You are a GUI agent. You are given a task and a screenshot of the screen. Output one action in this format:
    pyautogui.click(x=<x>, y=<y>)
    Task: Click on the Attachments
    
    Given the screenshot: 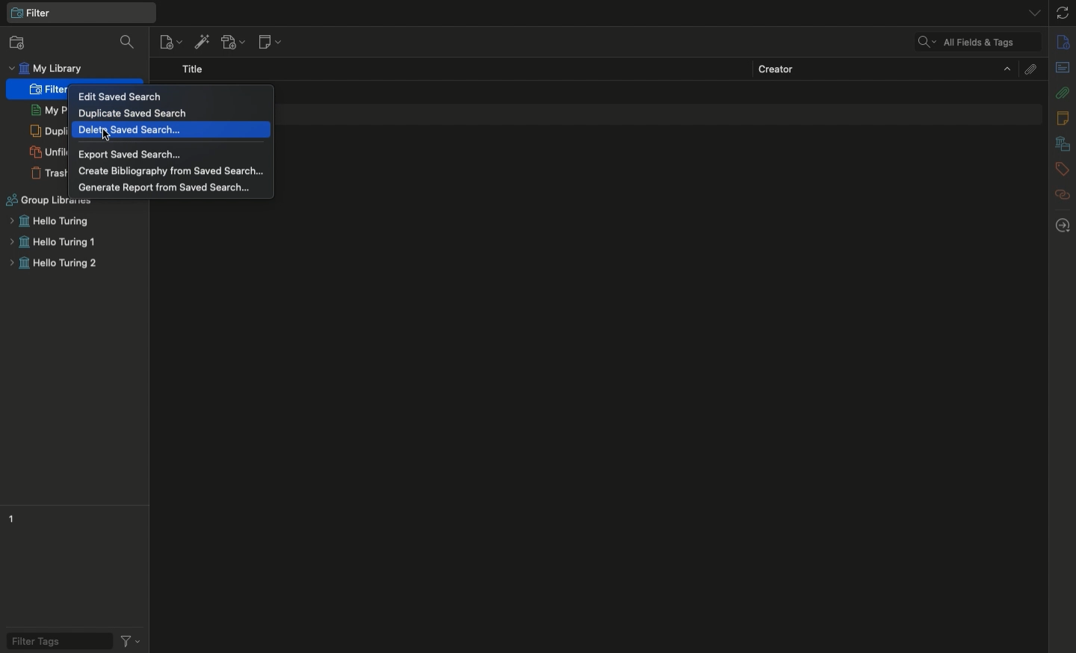 What is the action you would take?
    pyautogui.click(x=1063, y=92)
    